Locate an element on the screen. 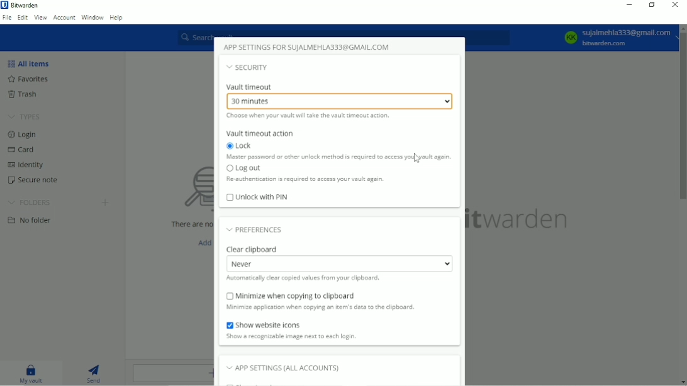 Image resolution: width=687 pixels, height=386 pixels. Automatically clear copied values from your clipboard. is located at coordinates (305, 279).